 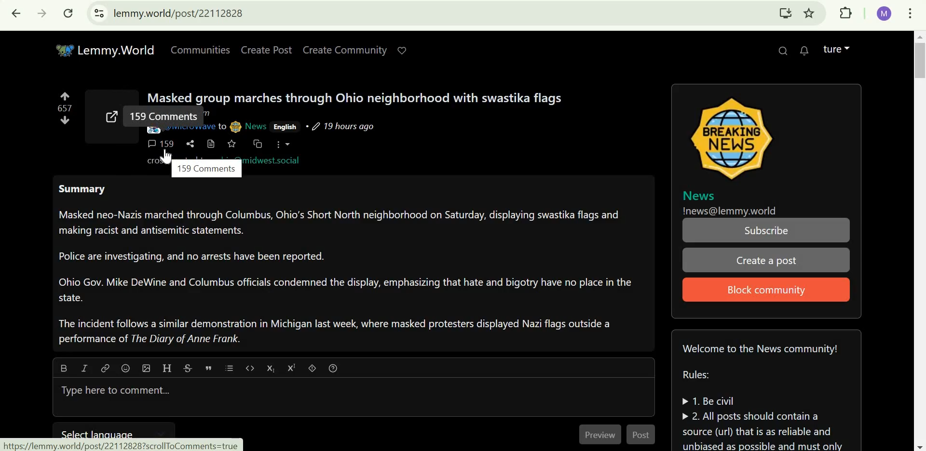 What do you see at coordinates (811, 13) in the screenshot?
I see `bookmark this tab` at bounding box center [811, 13].